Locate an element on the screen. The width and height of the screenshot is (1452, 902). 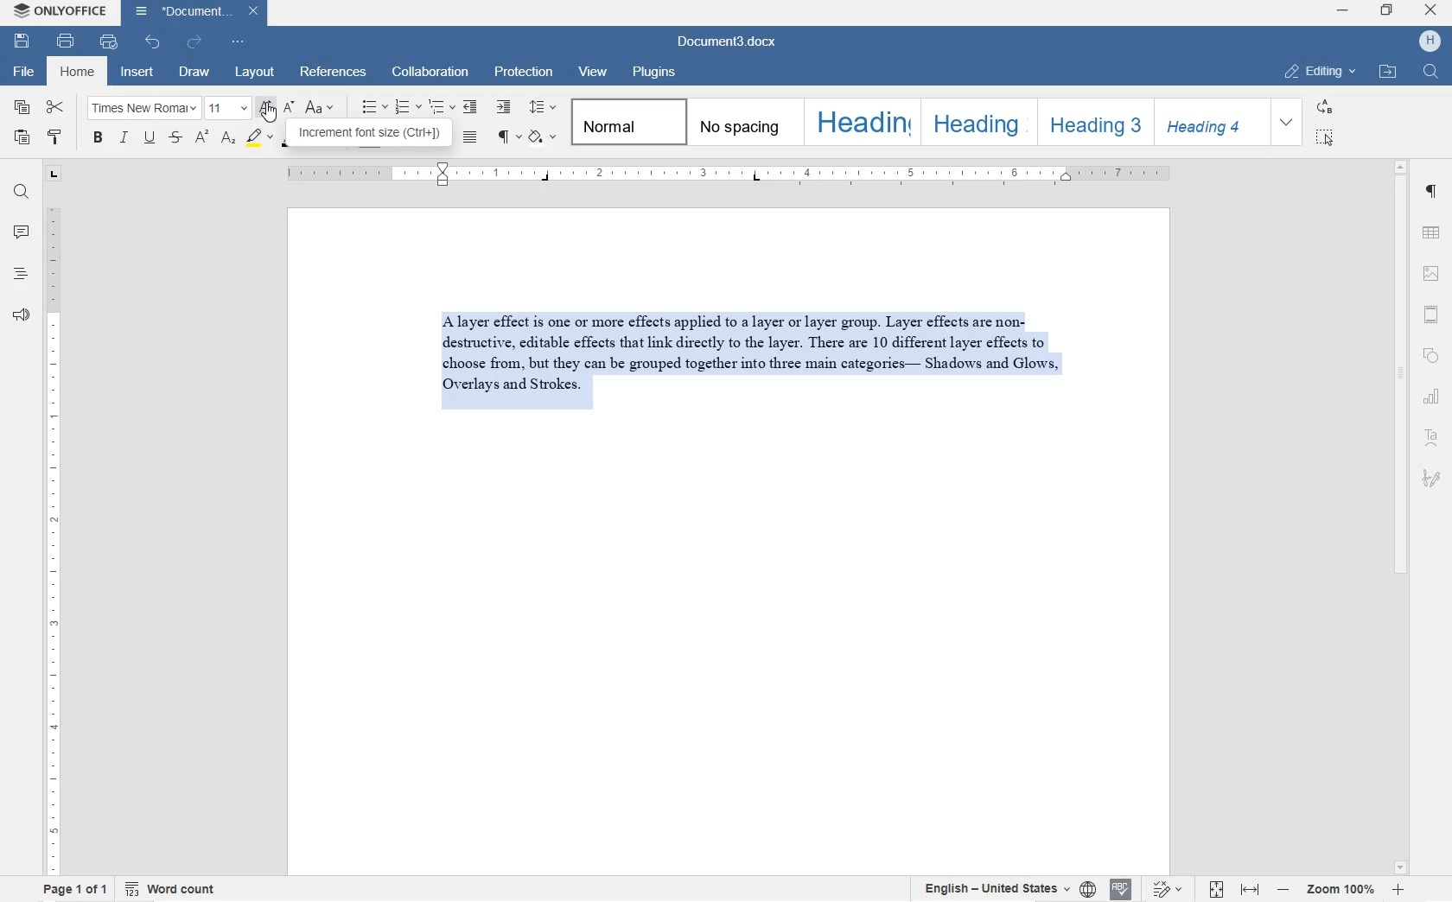
bullet is located at coordinates (374, 105).